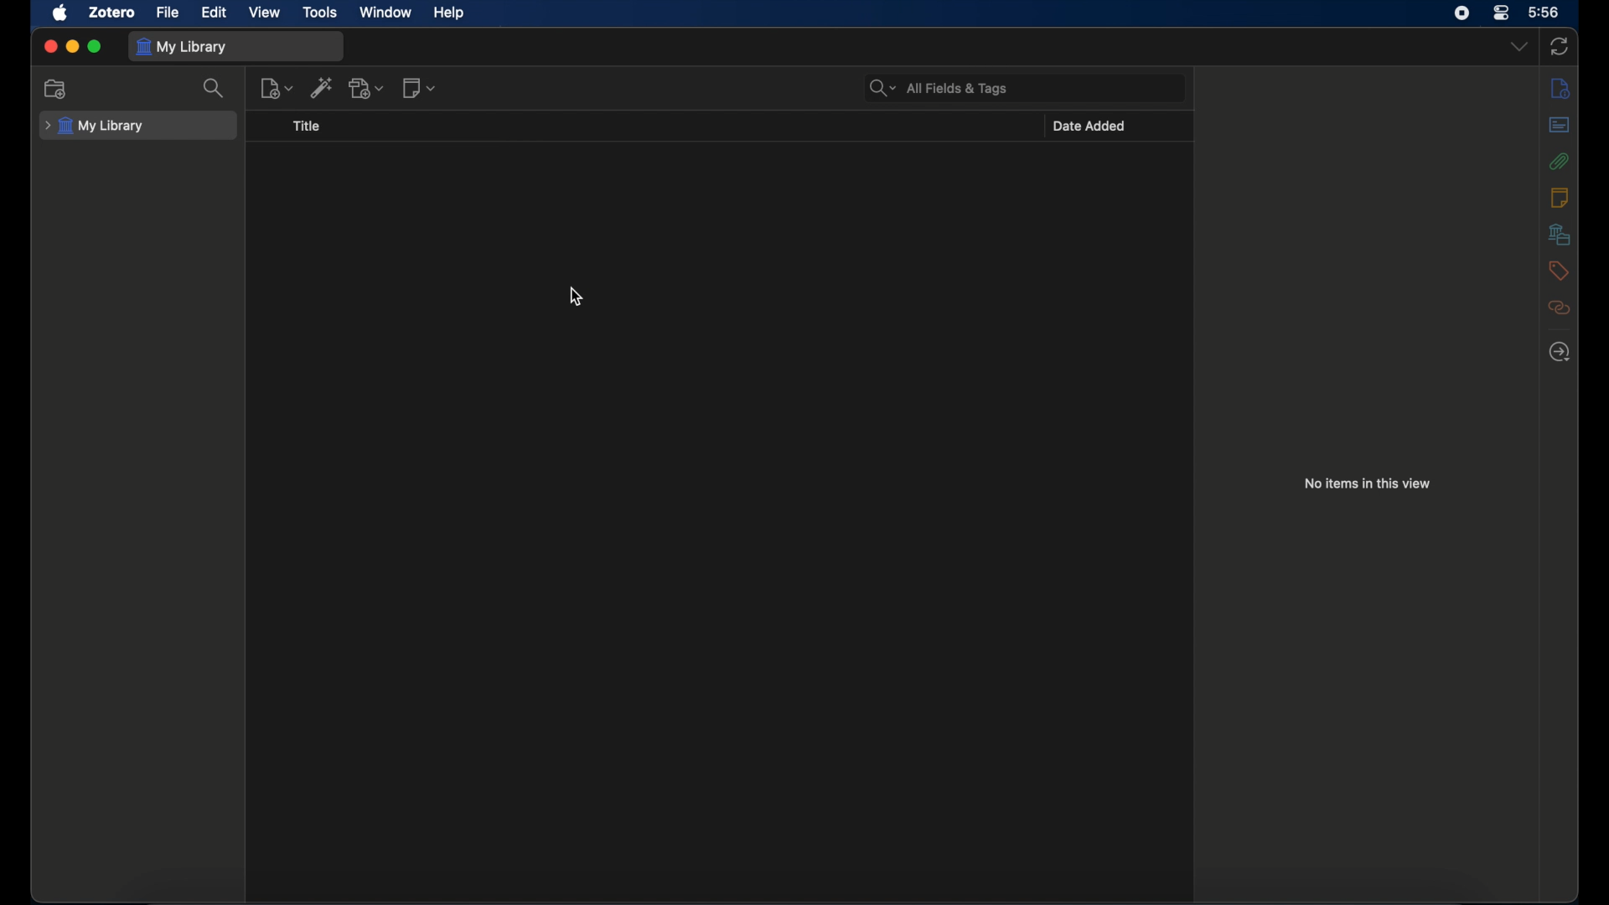 Image resolution: width=1609 pixels, height=905 pixels. Describe the element at coordinates (1519, 47) in the screenshot. I see `dropdown` at that location.